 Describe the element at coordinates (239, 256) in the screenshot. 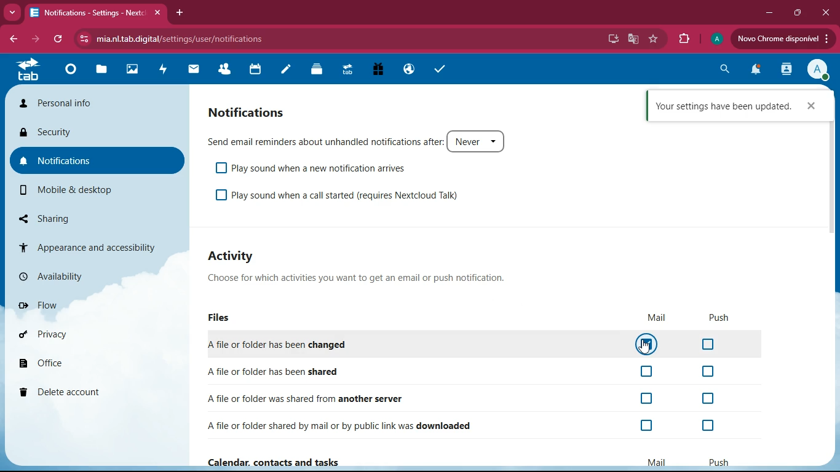

I see `activity` at that location.